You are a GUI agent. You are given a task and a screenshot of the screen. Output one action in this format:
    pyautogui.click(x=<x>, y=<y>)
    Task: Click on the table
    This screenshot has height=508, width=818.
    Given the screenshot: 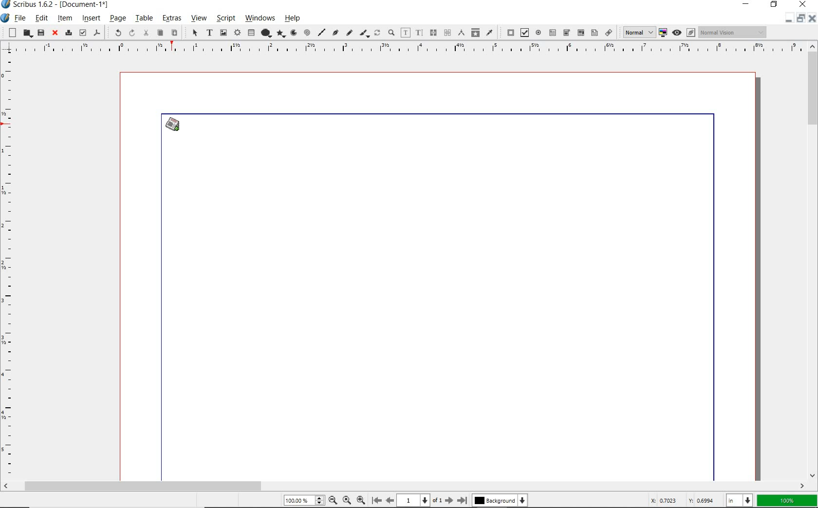 What is the action you would take?
    pyautogui.click(x=250, y=34)
    